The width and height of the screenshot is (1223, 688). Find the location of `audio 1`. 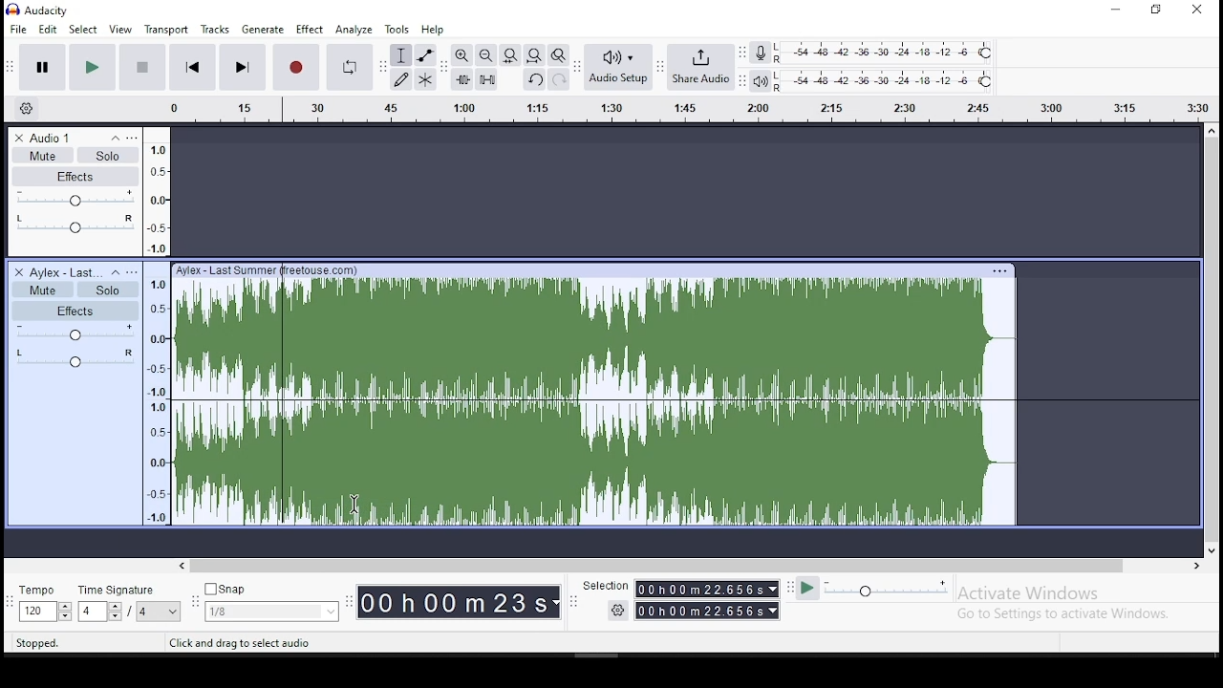

audio 1 is located at coordinates (51, 138).